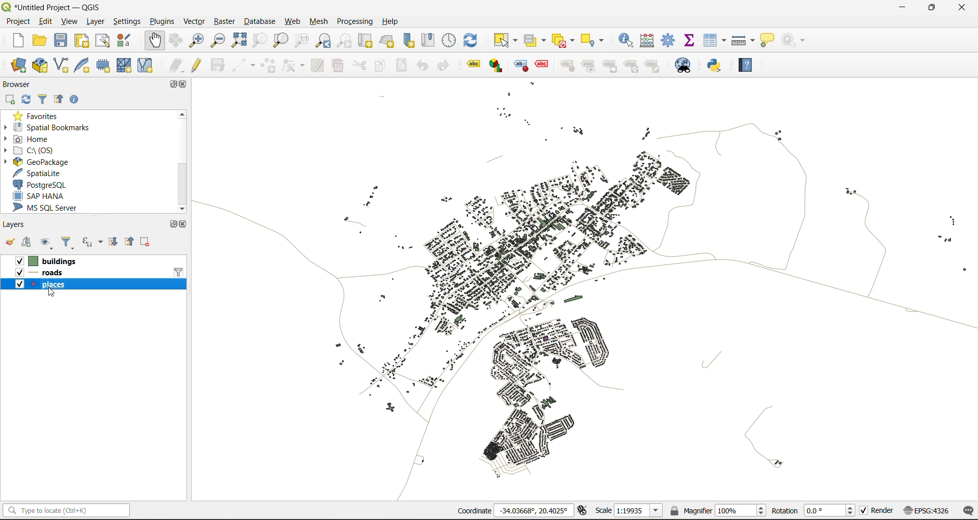  What do you see at coordinates (70, 20) in the screenshot?
I see `view` at bounding box center [70, 20].